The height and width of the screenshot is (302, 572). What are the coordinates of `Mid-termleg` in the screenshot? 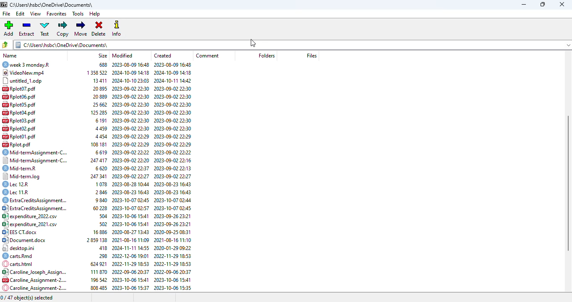 It's located at (23, 175).